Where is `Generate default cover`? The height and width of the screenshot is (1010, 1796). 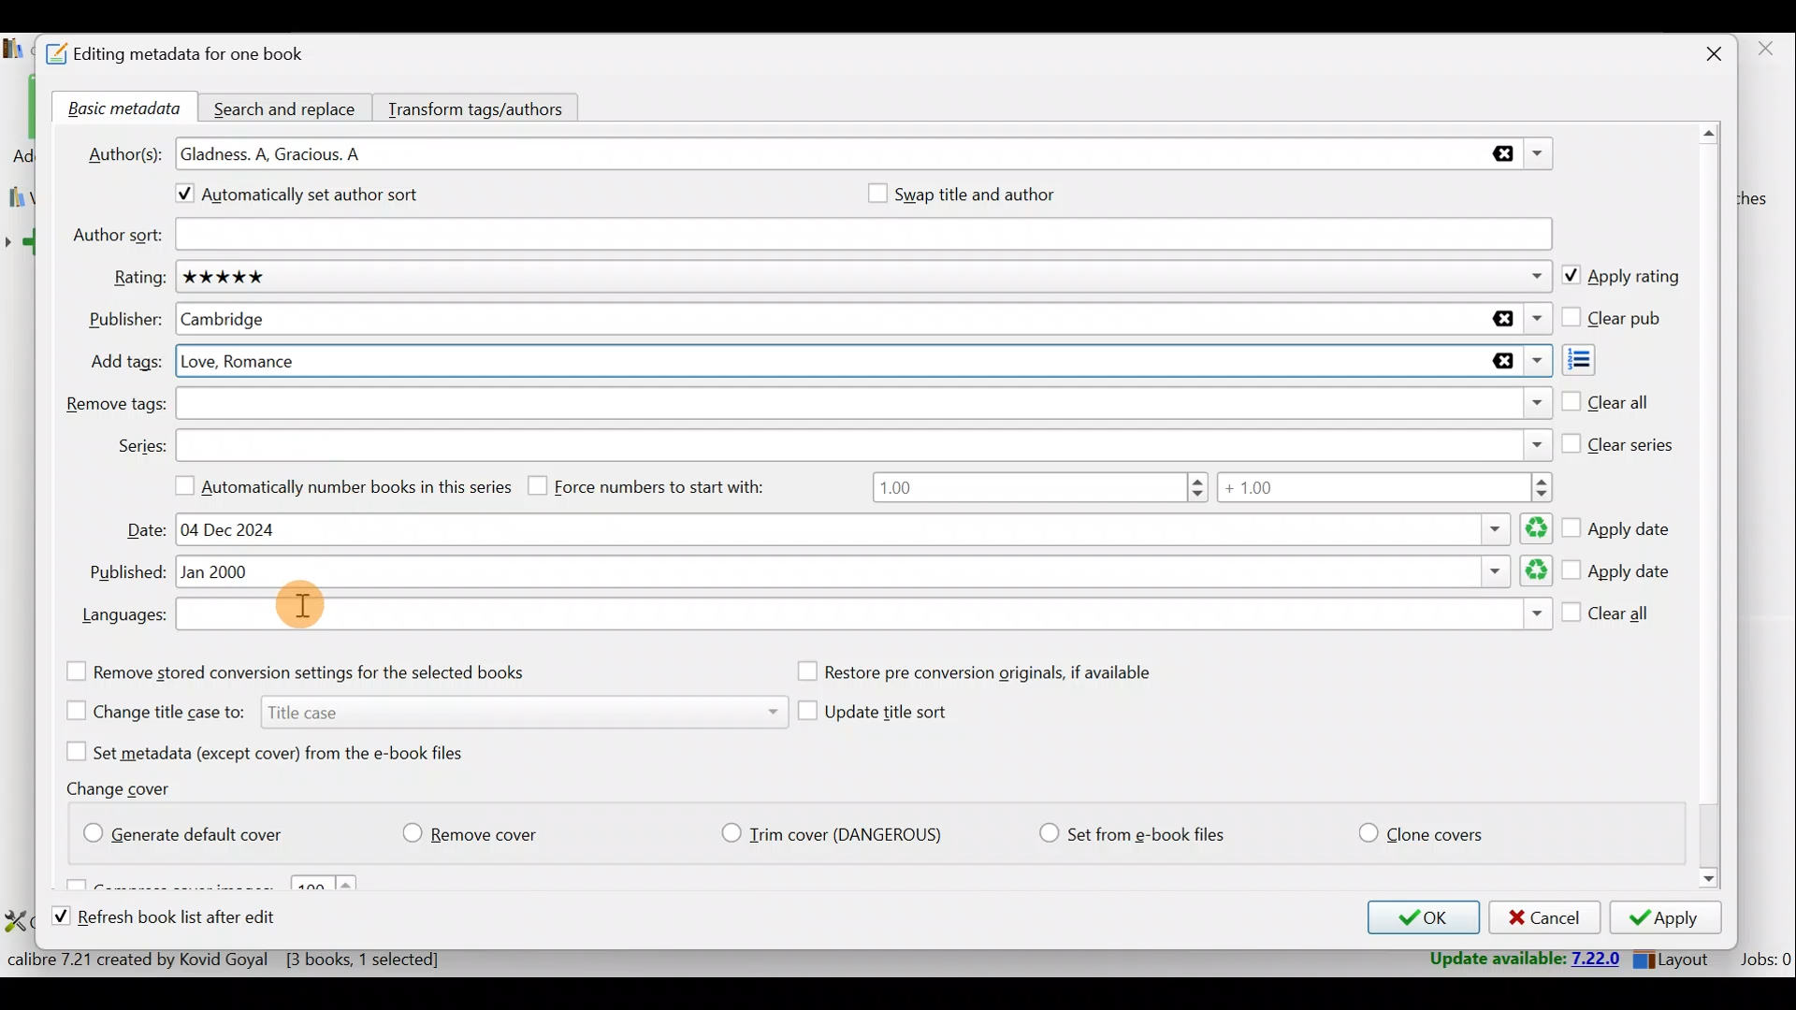 Generate default cover is located at coordinates (193, 830).